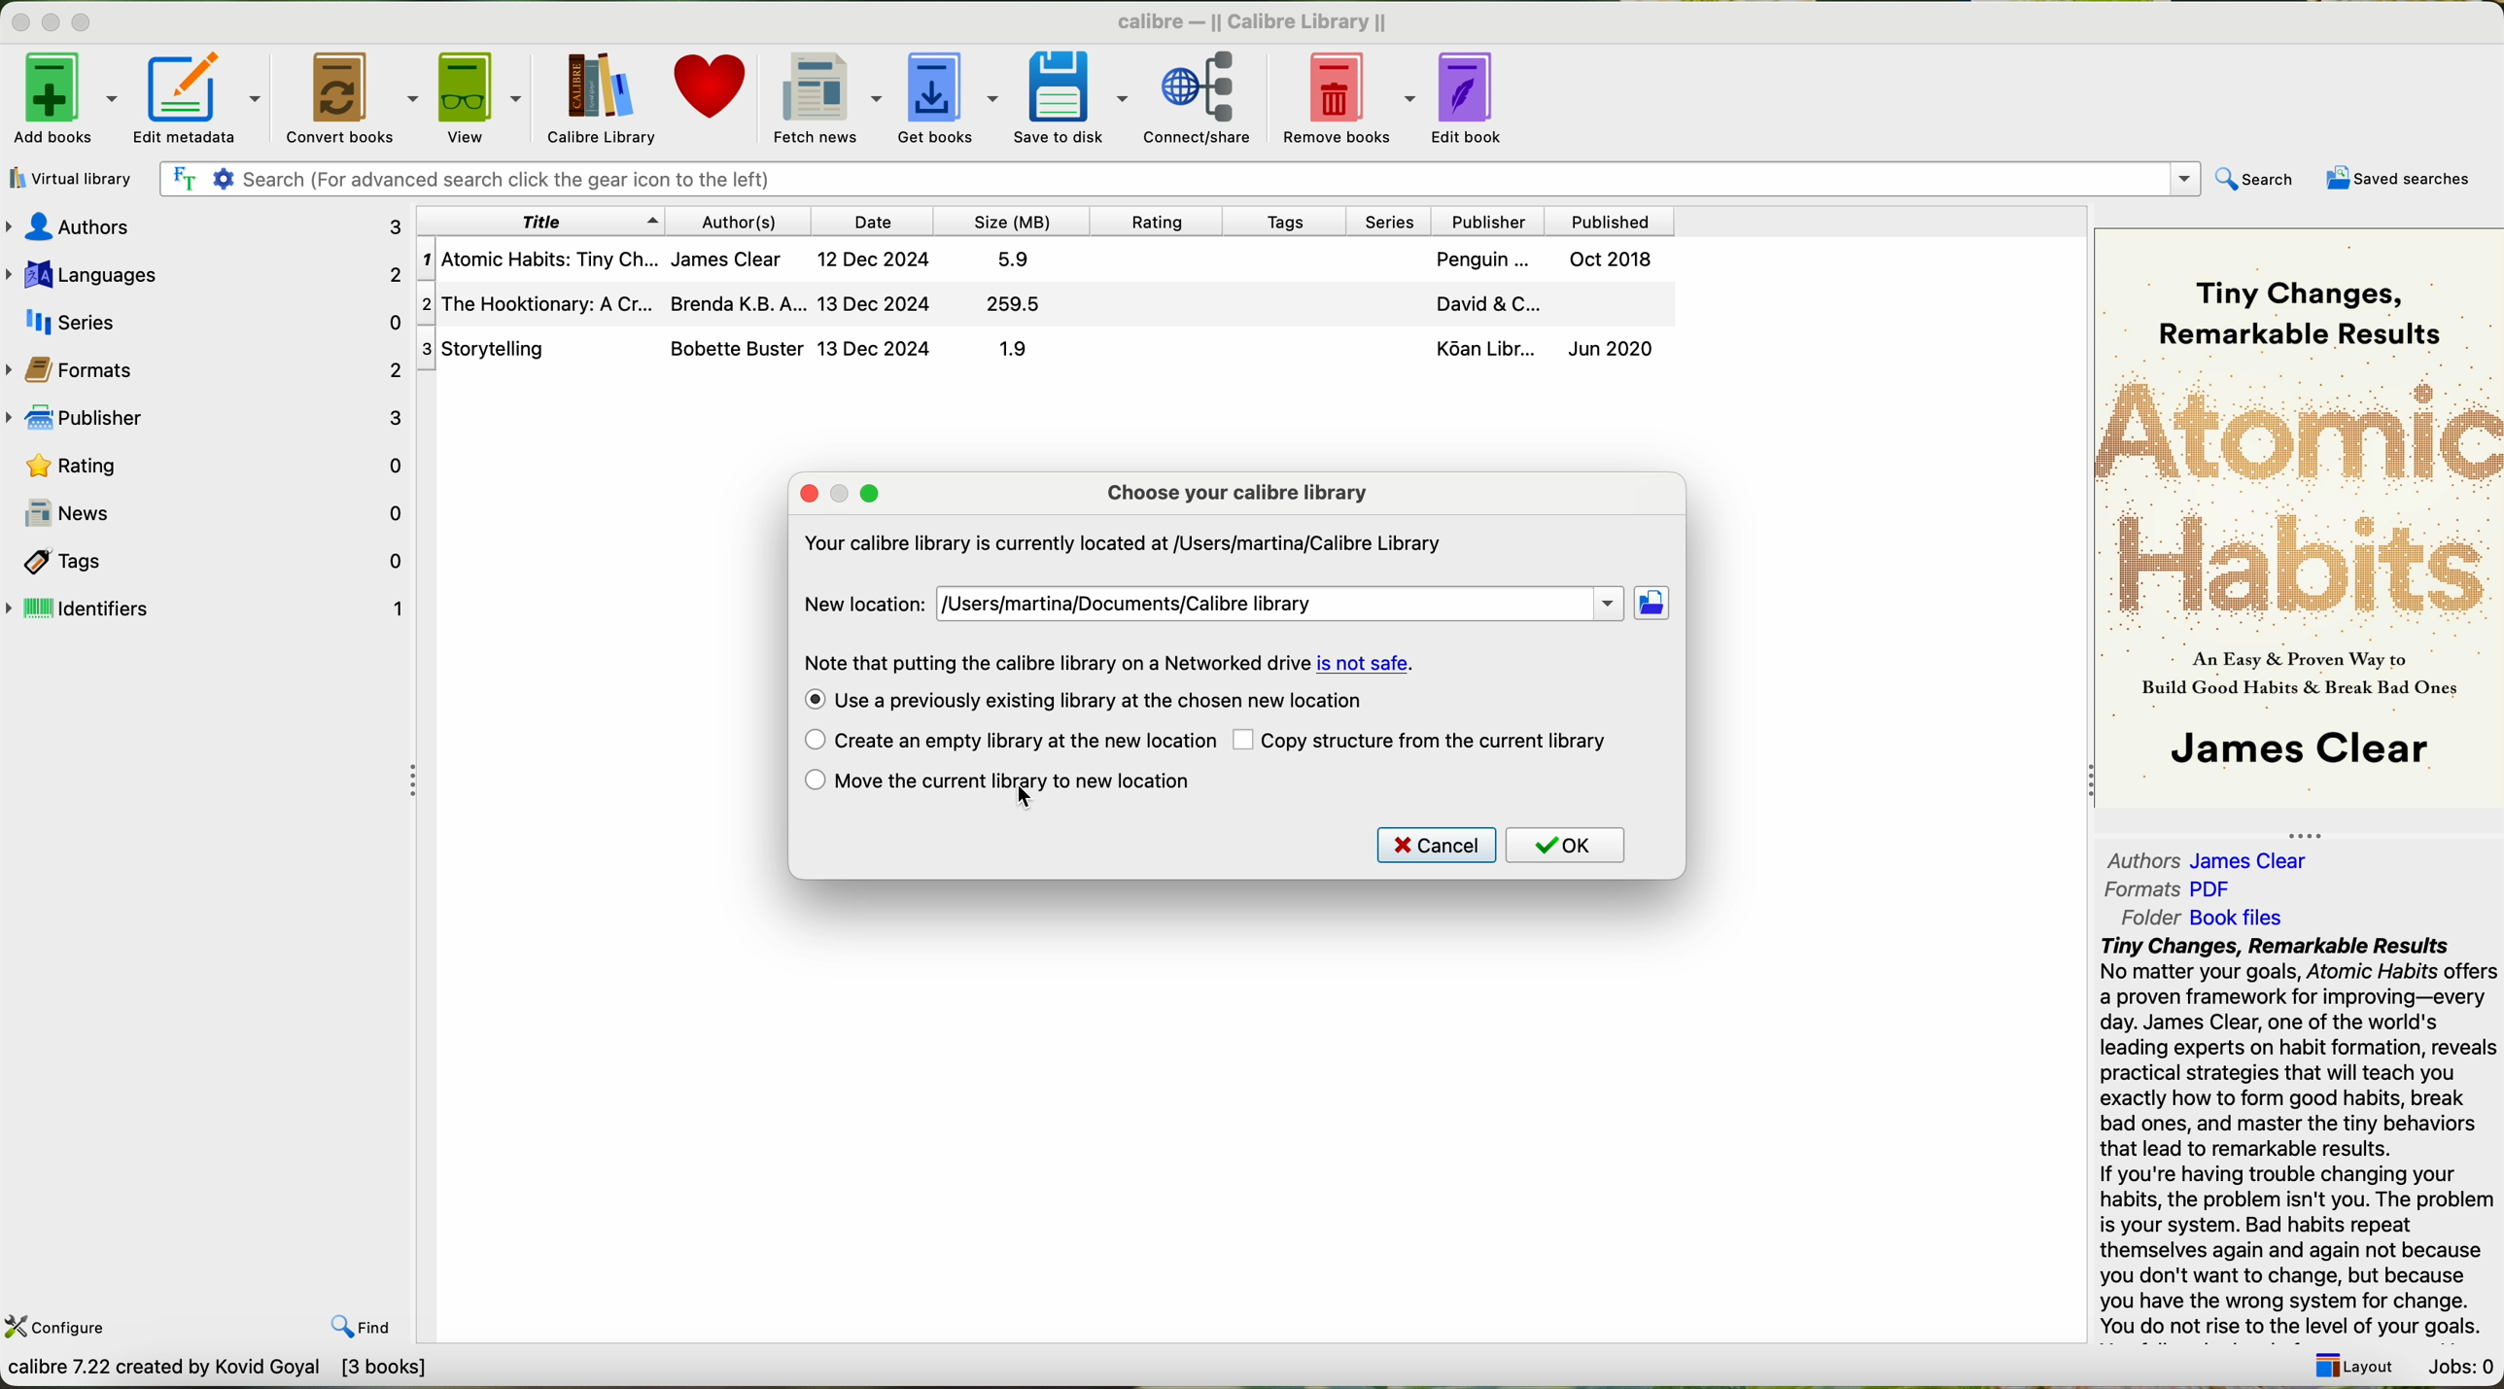  What do you see at coordinates (1070, 95) in the screenshot?
I see `save to disk` at bounding box center [1070, 95].